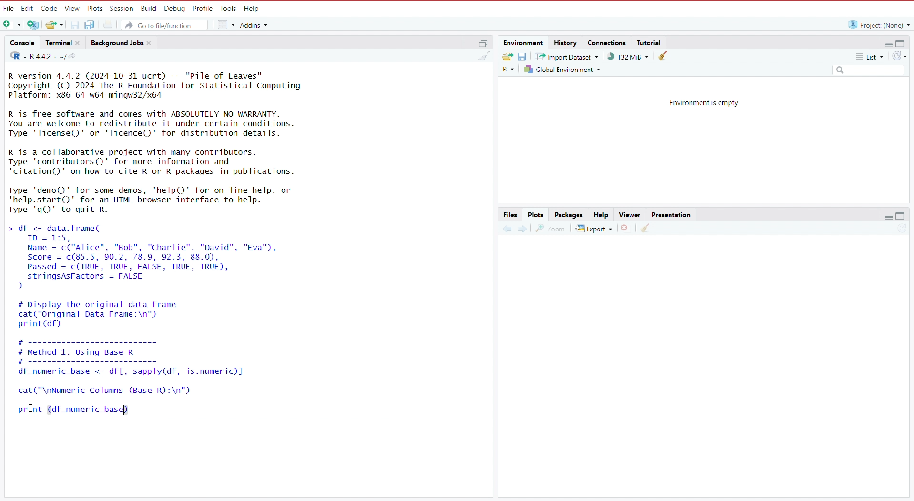 This screenshot has height=501, width=914. Describe the element at coordinates (503, 229) in the screenshot. I see `previous plot` at that location.